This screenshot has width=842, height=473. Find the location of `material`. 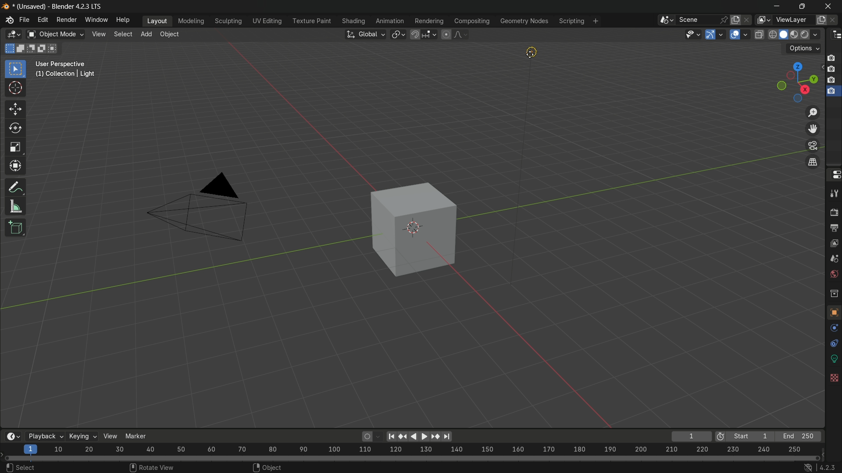

material is located at coordinates (832, 406).